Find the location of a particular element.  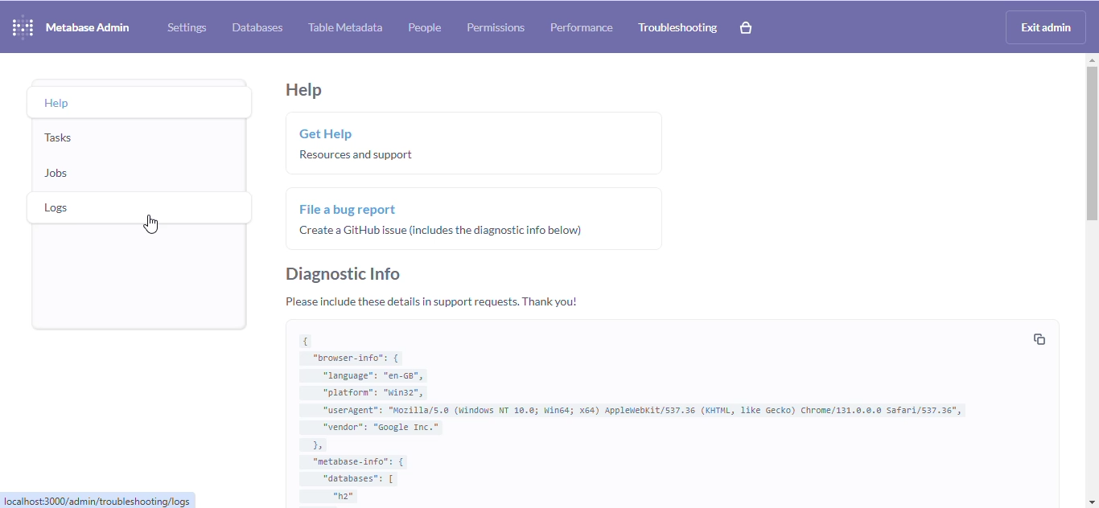

vertical scroll bar is located at coordinates (1089, 143).